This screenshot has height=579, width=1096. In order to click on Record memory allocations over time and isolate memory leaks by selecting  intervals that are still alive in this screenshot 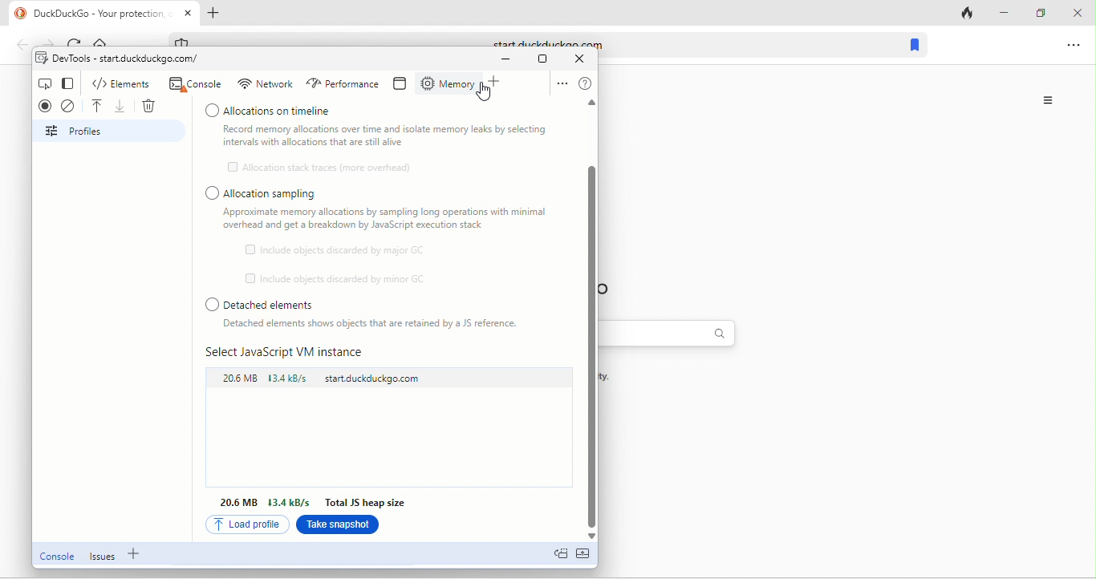, I will do `click(387, 136)`.